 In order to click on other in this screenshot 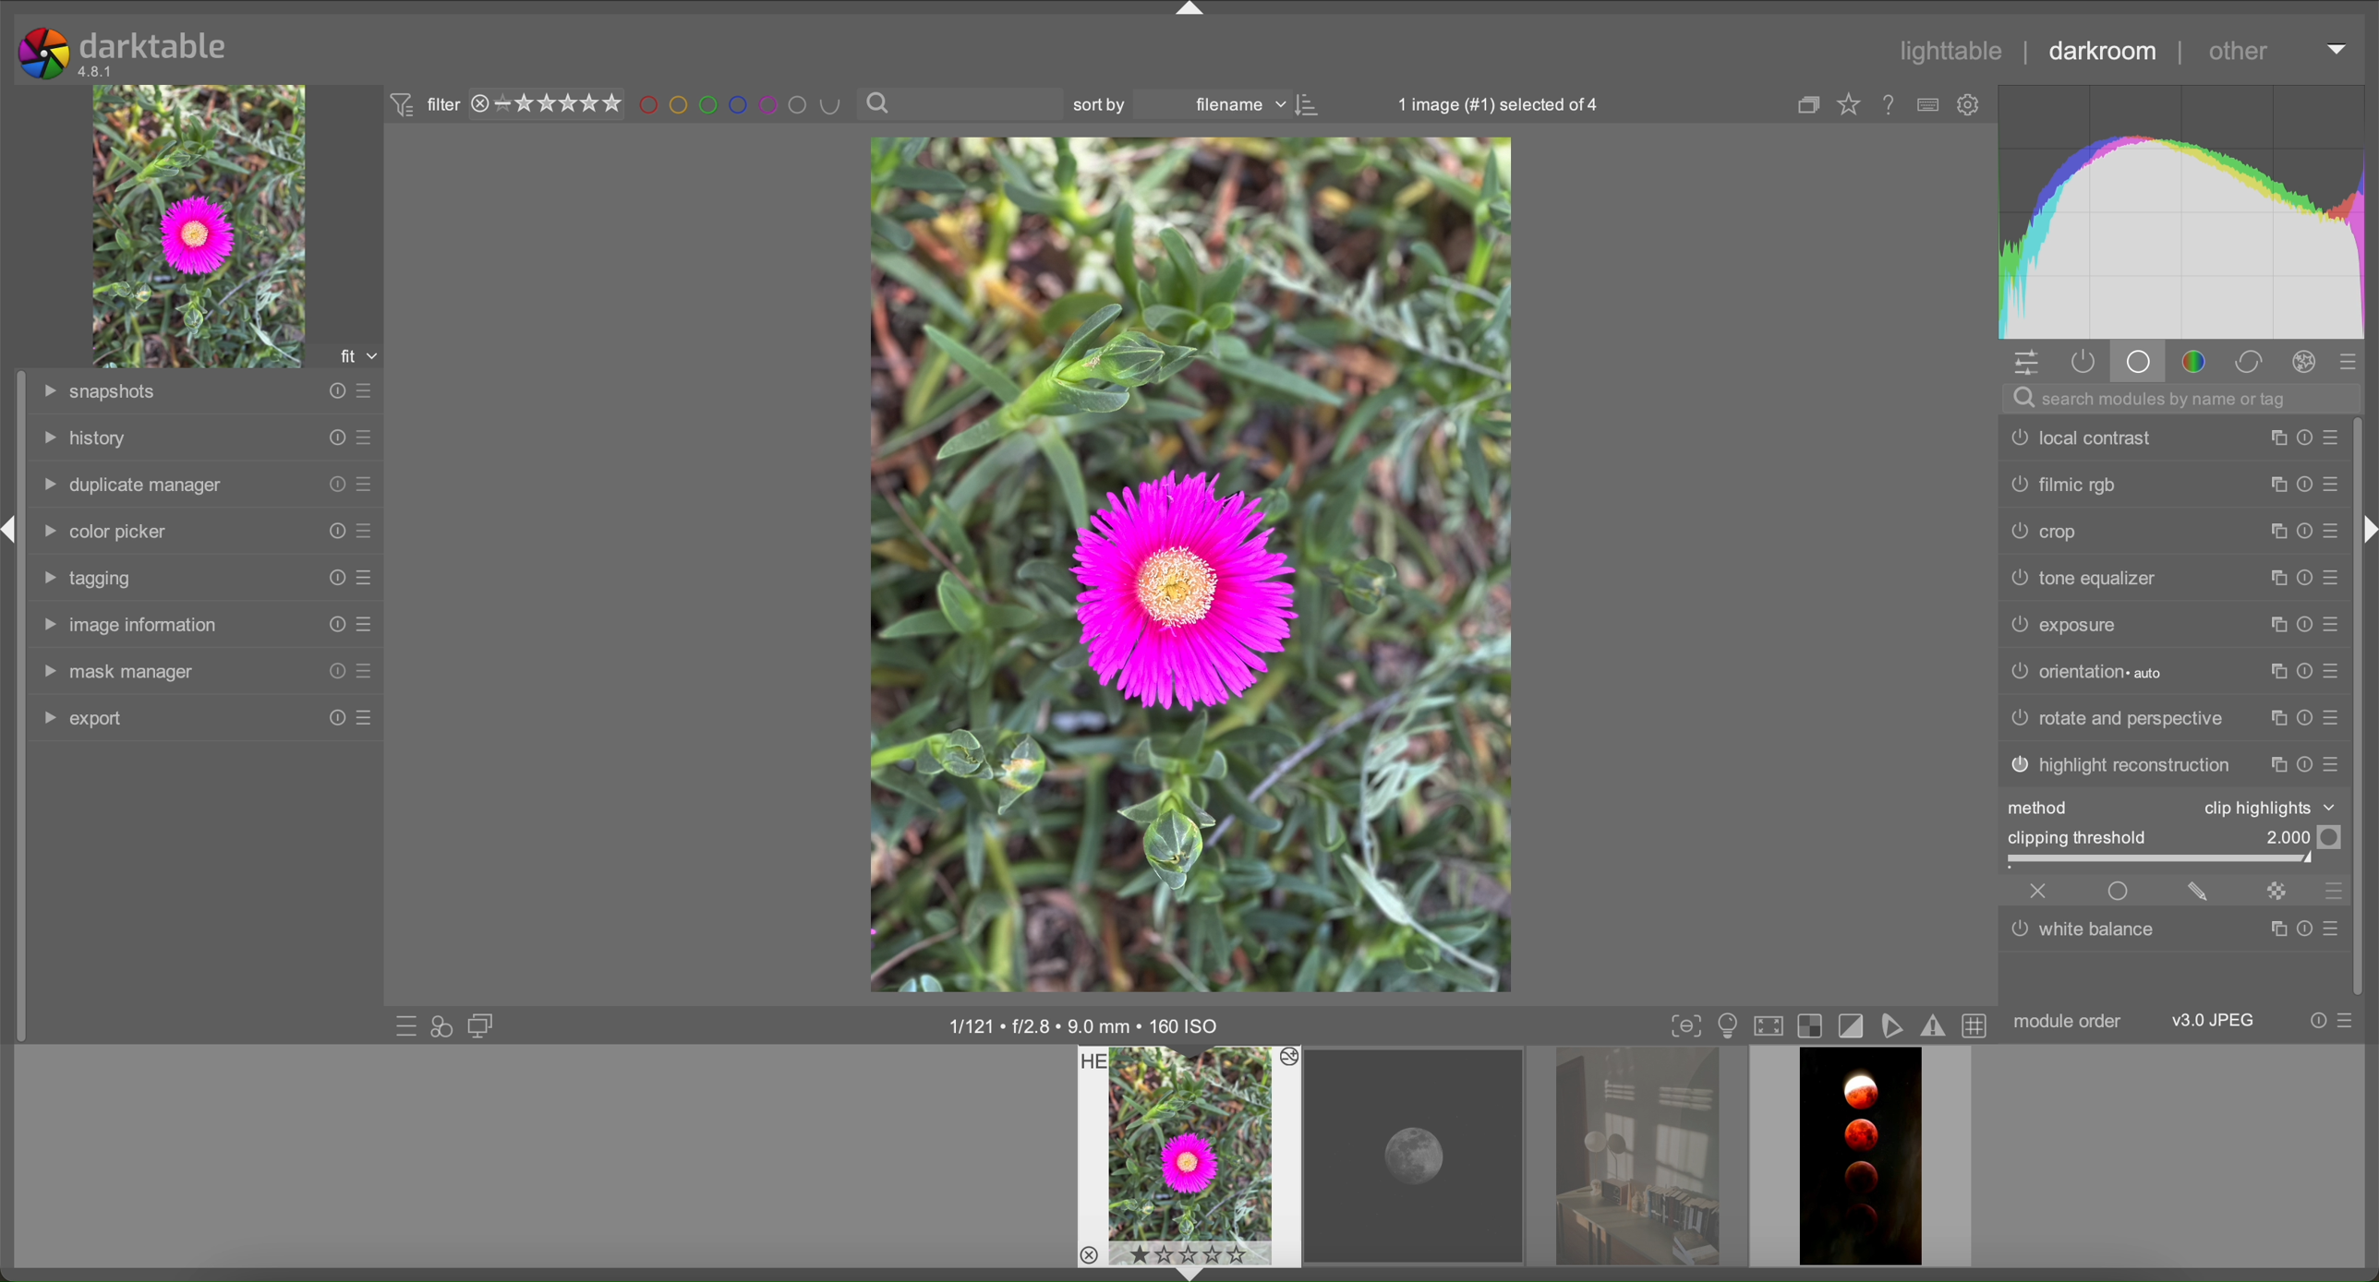, I will do `click(2239, 55)`.